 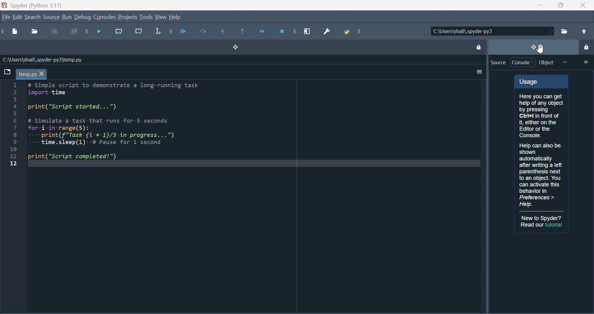 What do you see at coordinates (541, 143) in the screenshot?
I see `Usage` at bounding box center [541, 143].